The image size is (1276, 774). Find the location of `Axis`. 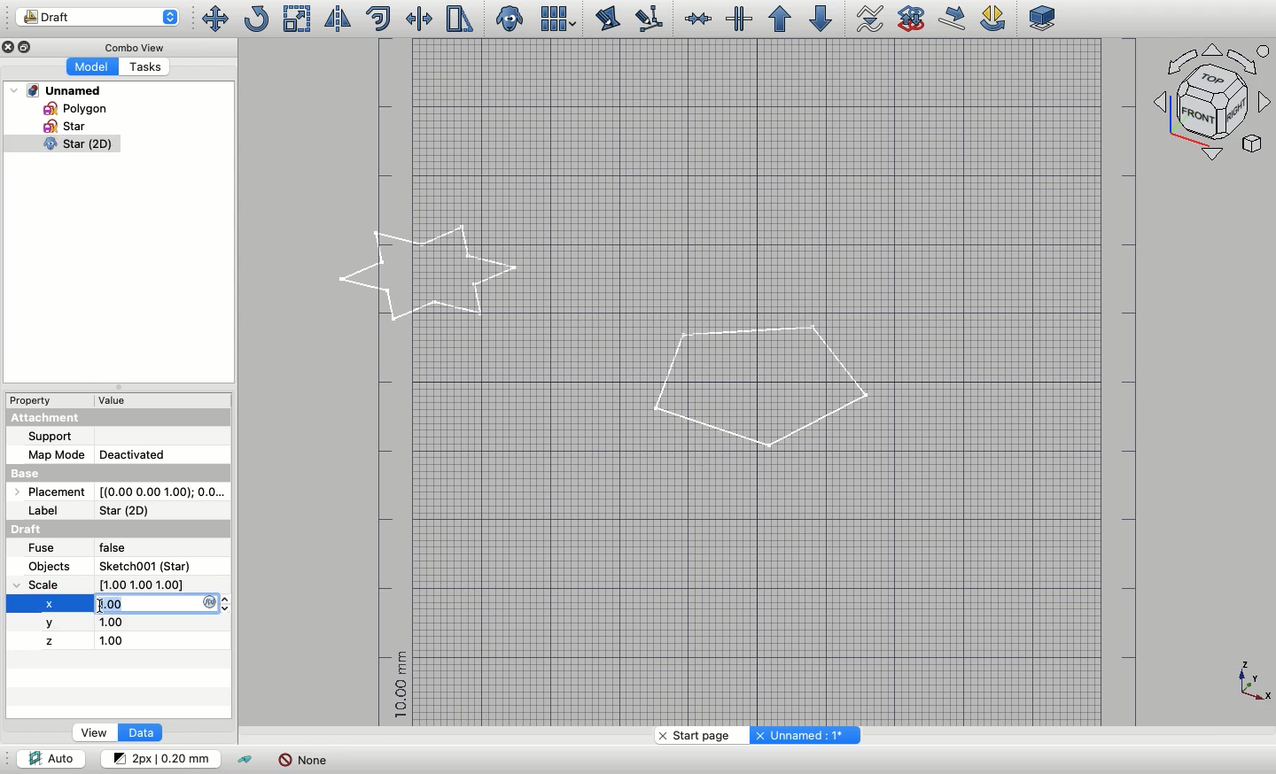

Axis is located at coordinates (1254, 682).